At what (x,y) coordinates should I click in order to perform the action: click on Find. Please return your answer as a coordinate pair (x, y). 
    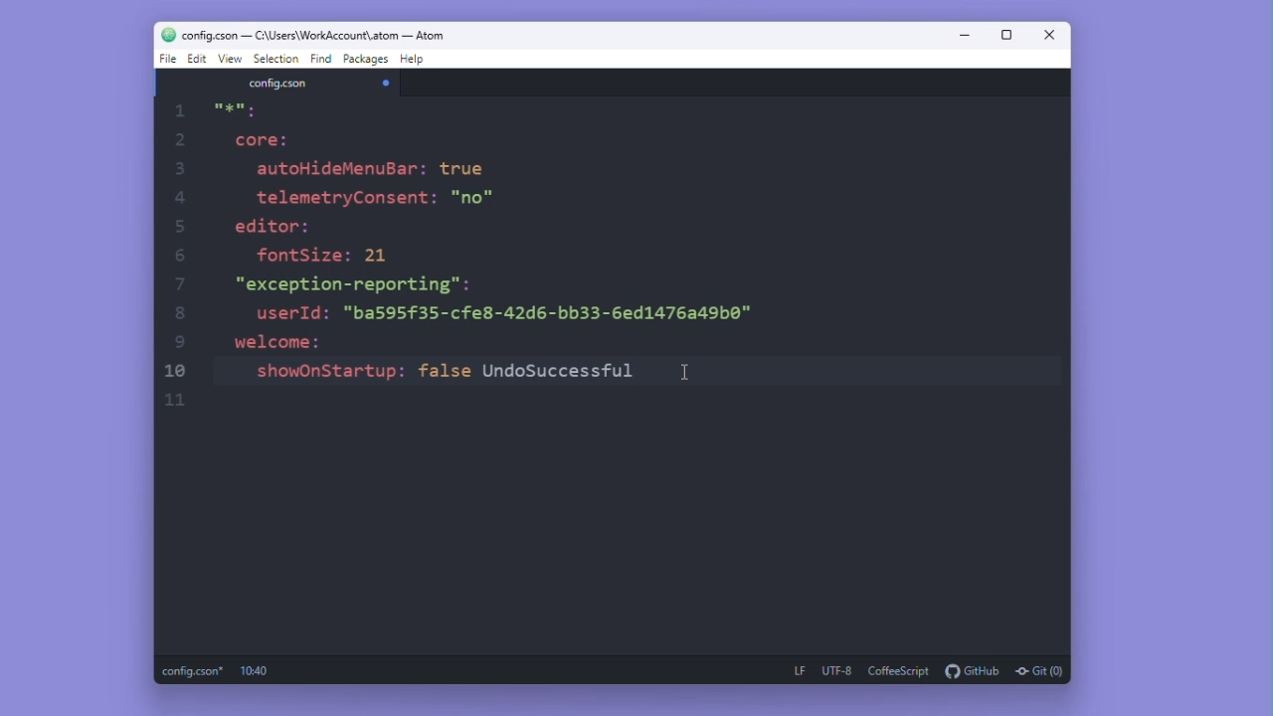
    Looking at the image, I should click on (321, 60).